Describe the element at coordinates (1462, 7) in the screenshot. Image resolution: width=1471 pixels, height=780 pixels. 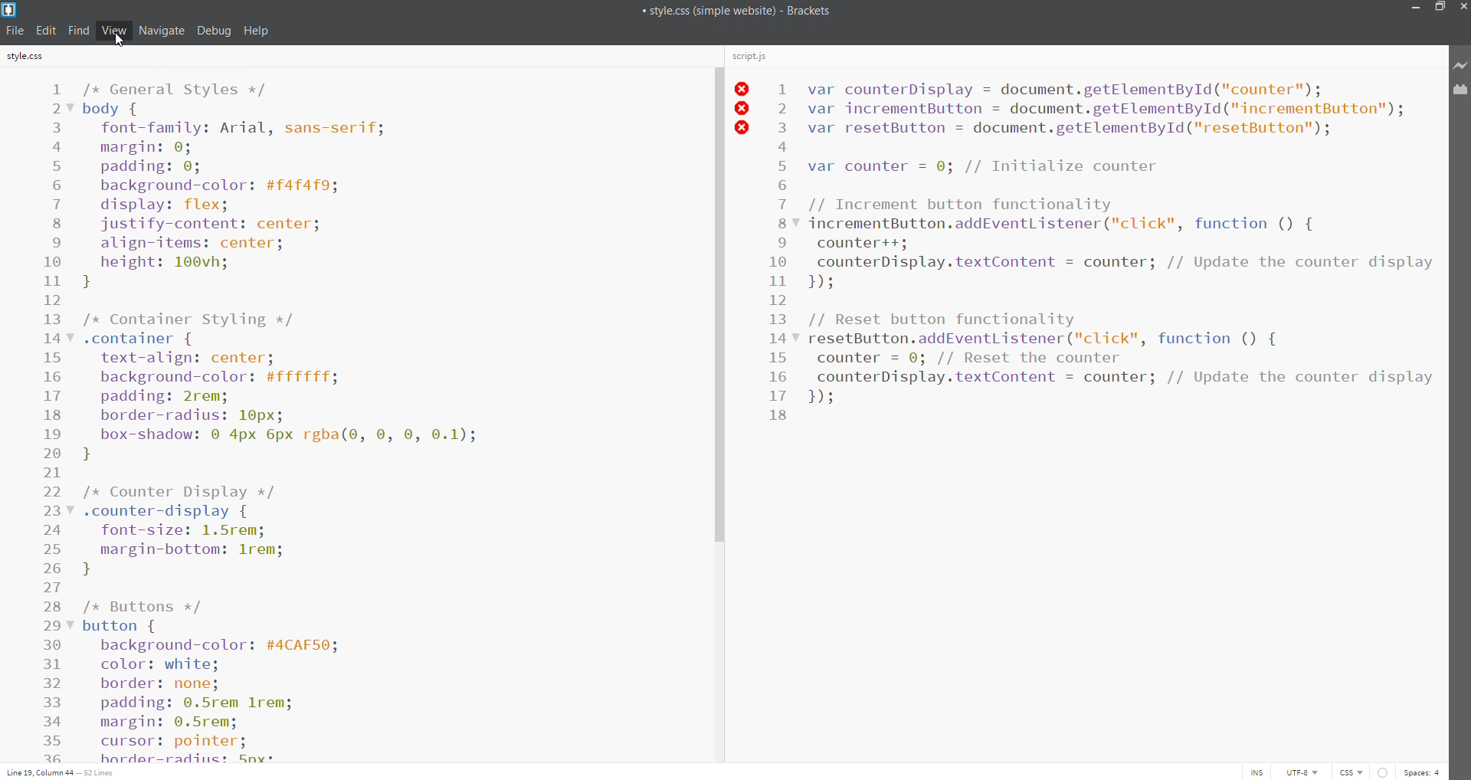
I see `close` at that location.